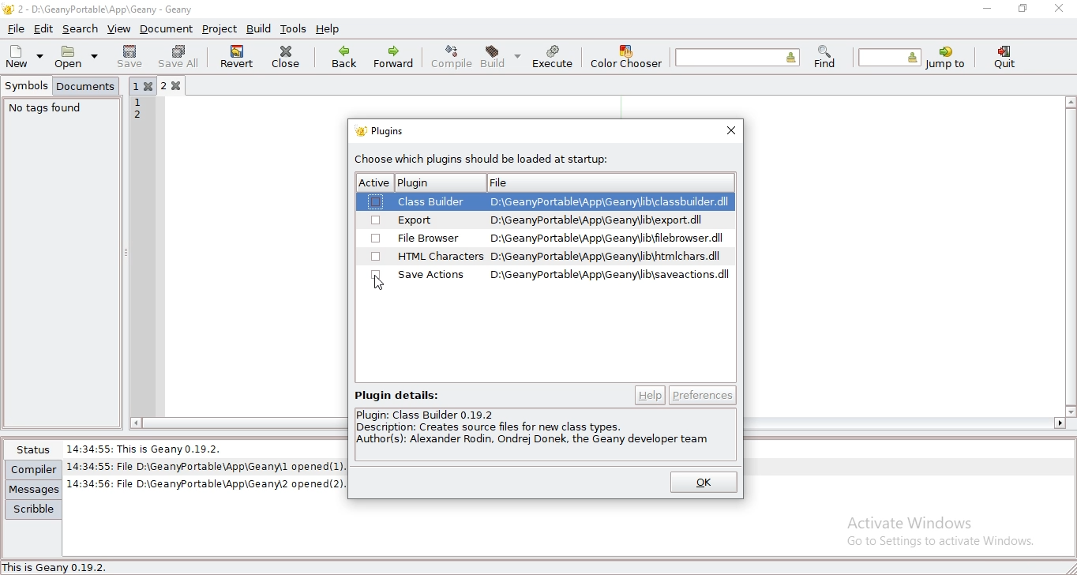 This screenshot has height=575, width=1077. What do you see at coordinates (546, 258) in the screenshot?
I see `HTML Characters D:\GeanyPortable\App\GeanyWib\ntmichars.dll` at bounding box center [546, 258].